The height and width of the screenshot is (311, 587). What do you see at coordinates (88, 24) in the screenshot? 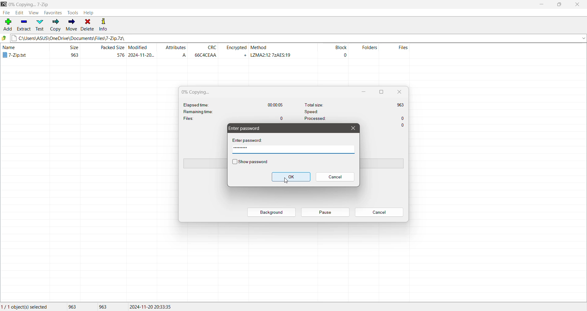
I see `Delete` at bounding box center [88, 24].